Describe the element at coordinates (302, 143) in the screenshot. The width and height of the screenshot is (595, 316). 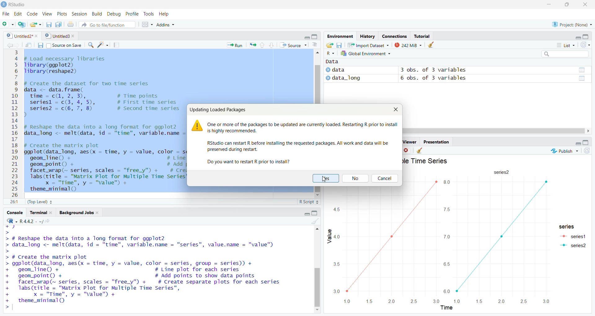
I see `One or more of the packages to be updated are currently loaded. Restarting R prior to install
is highly recommended.

RStudio can restart R before installing the requested packages. All work and data will be
preserved during restart.

Do you want to restart R prior to install?` at that location.